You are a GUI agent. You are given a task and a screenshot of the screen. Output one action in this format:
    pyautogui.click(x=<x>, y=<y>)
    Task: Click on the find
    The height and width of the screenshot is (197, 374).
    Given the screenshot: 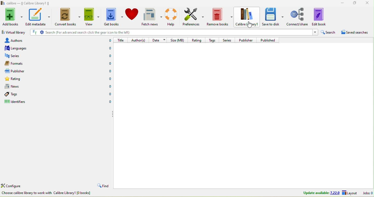 What is the action you would take?
    pyautogui.click(x=102, y=186)
    